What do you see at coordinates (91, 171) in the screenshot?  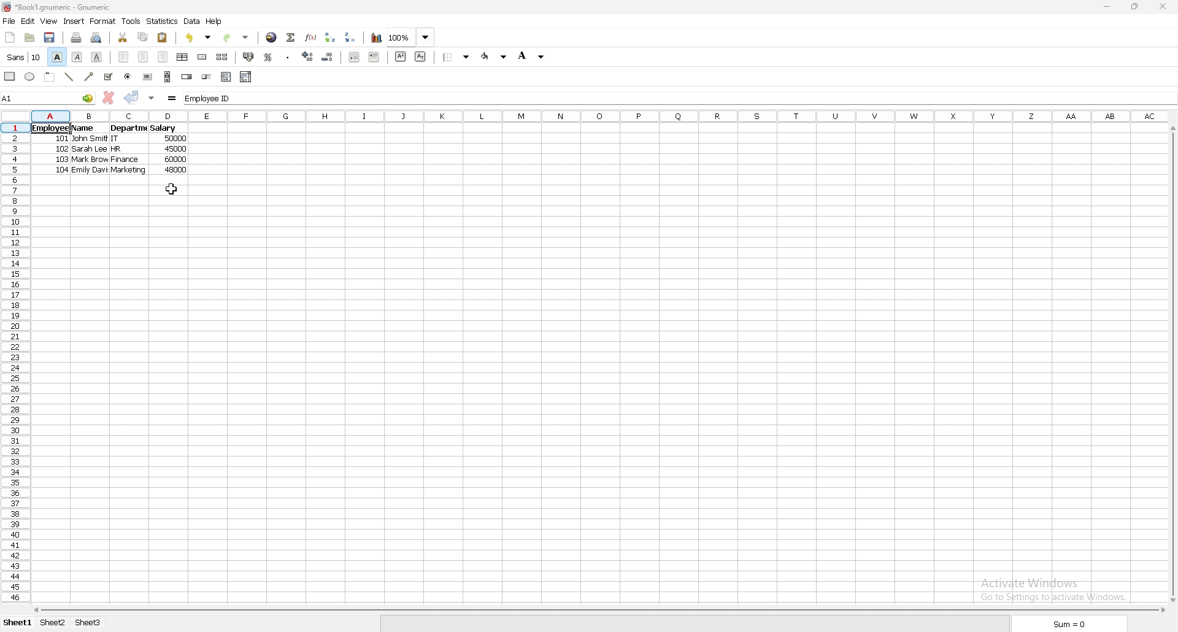 I see `emily davi` at bounding box center [91, 171].